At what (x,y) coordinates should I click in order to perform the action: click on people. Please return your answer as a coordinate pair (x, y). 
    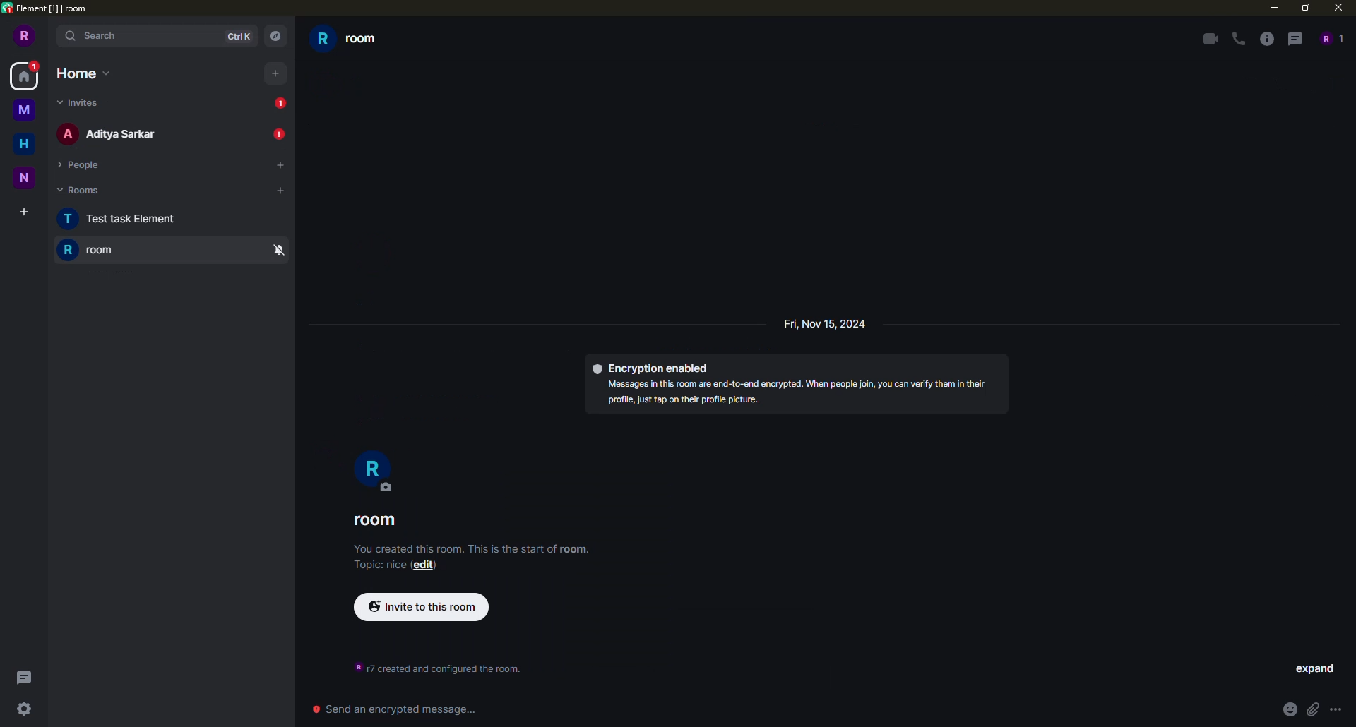
    Looking at the image, I should click on (1333, 38).